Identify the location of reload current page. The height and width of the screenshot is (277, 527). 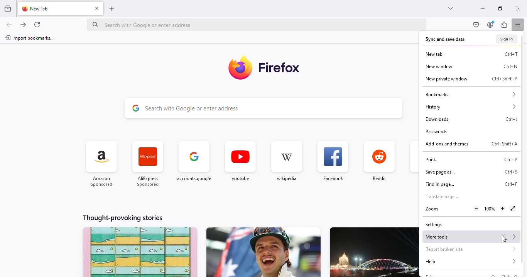
(37, 25).